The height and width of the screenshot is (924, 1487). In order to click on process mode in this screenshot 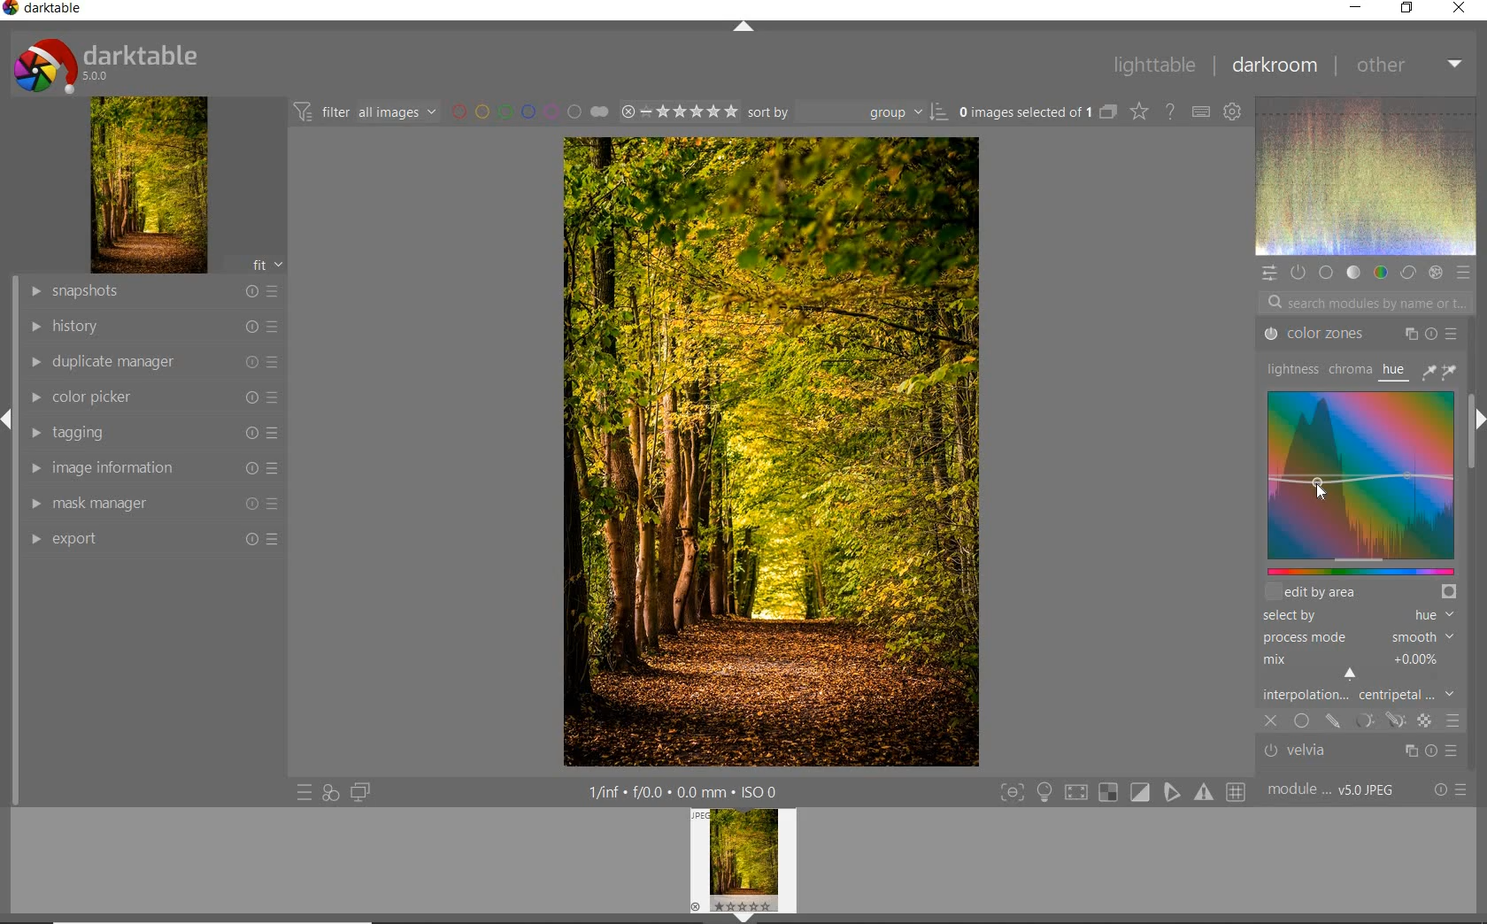, I will do `click(1363, 636)`.